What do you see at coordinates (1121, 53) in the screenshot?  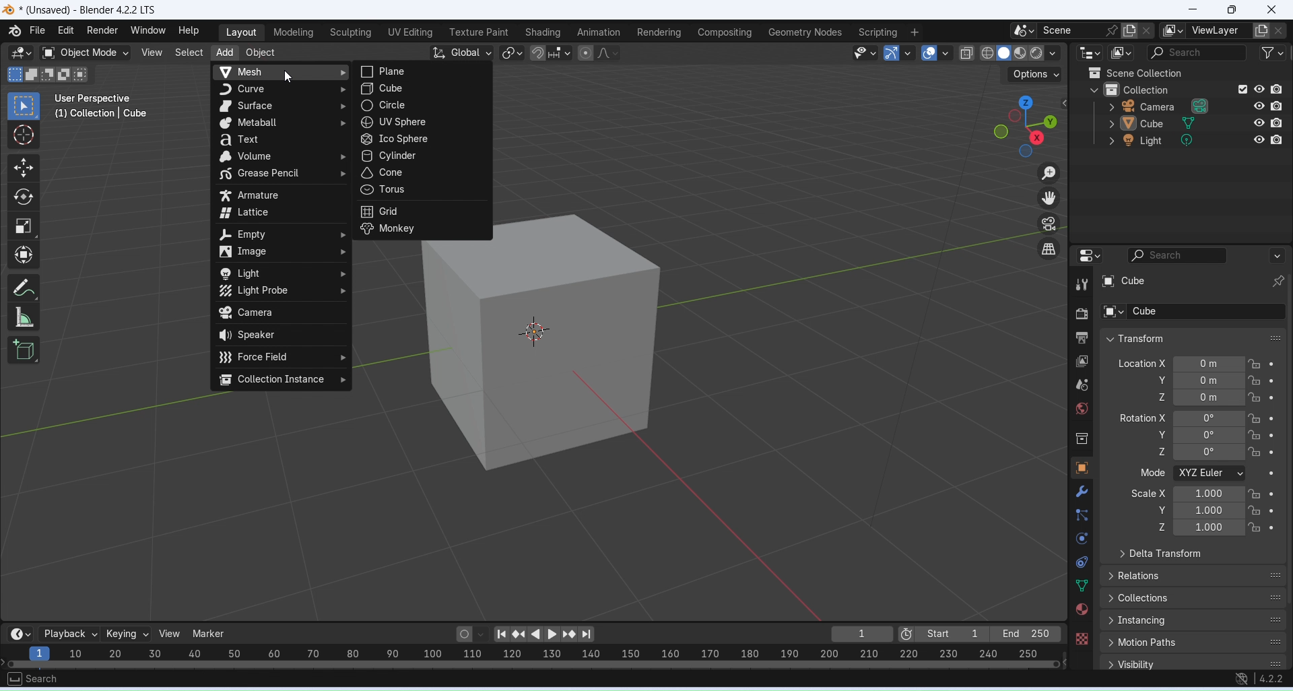 I see `Display mode` at bounding box center [1121, 53].